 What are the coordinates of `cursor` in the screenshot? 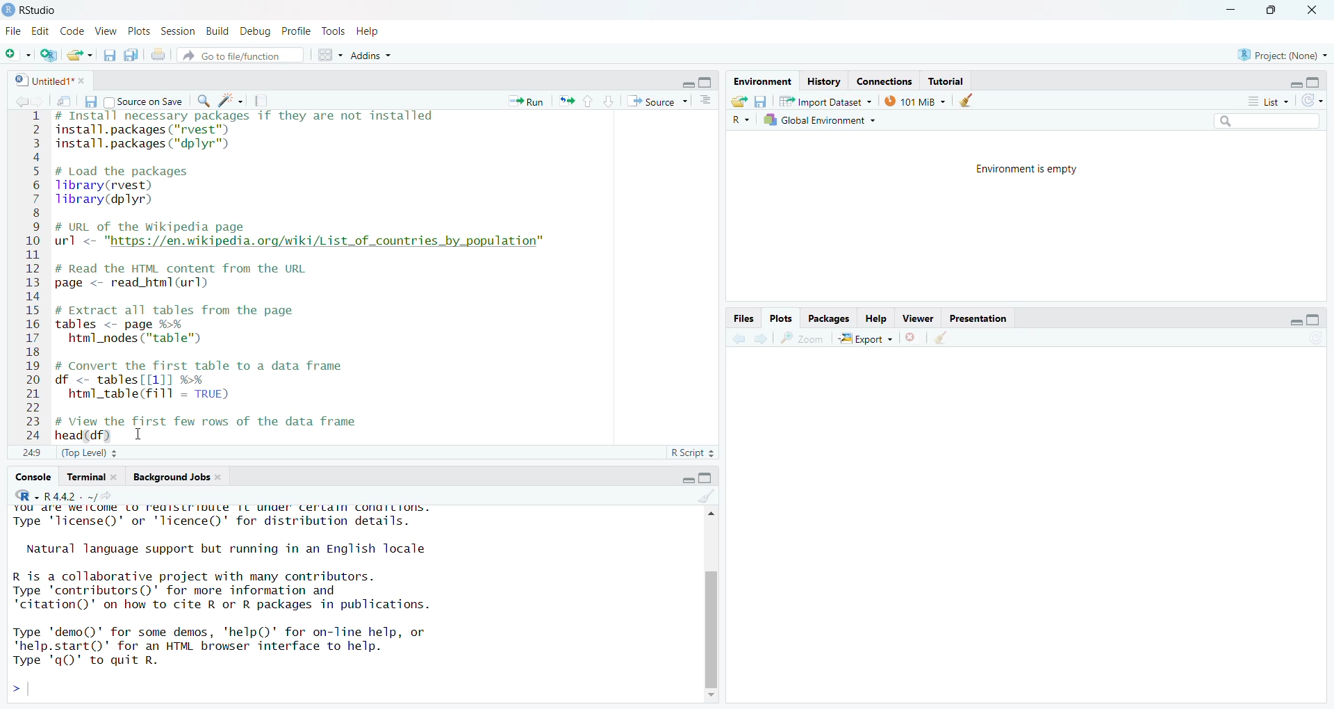 It's located at (141, 434).